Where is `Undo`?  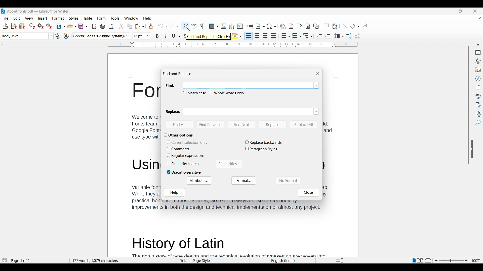 Undo is located at coordinates (163, 26).